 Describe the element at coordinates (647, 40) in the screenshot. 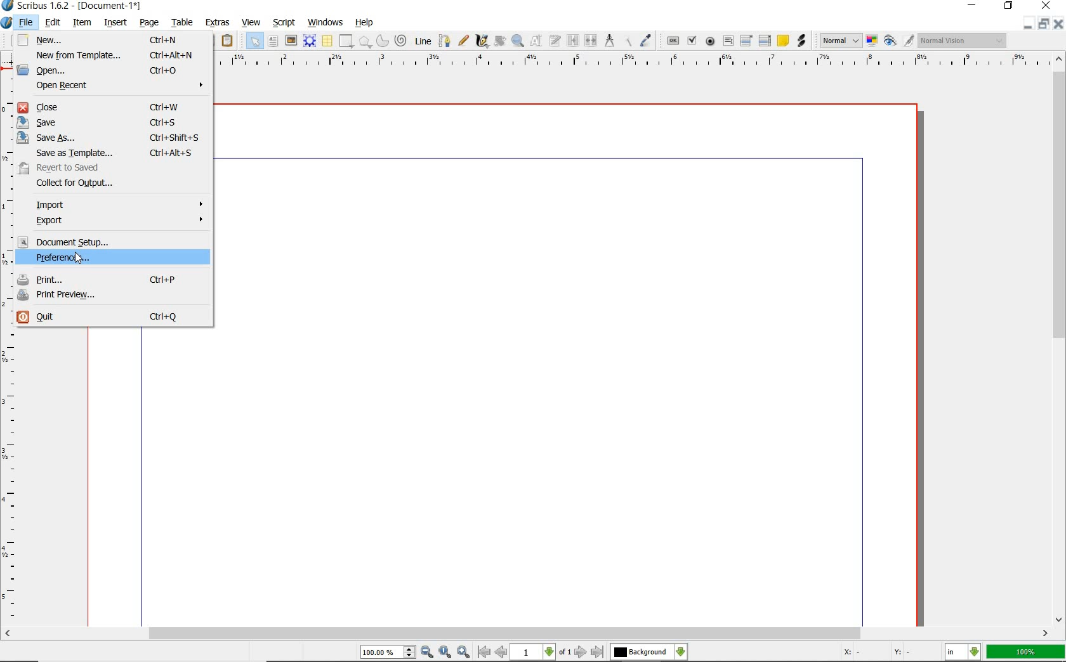

I see `eye dropper` at that location.